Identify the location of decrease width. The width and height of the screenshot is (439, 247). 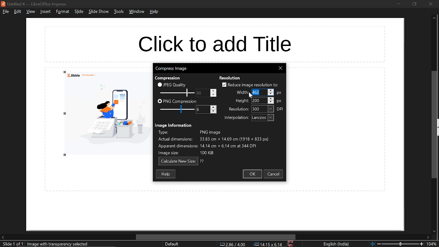
(271, 94).